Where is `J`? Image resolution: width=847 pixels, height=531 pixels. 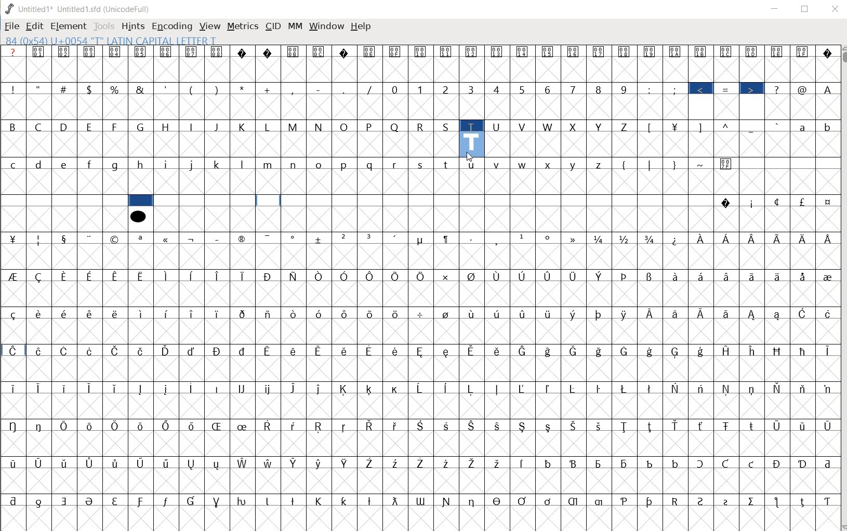
J is located at coordinates (218, 127).